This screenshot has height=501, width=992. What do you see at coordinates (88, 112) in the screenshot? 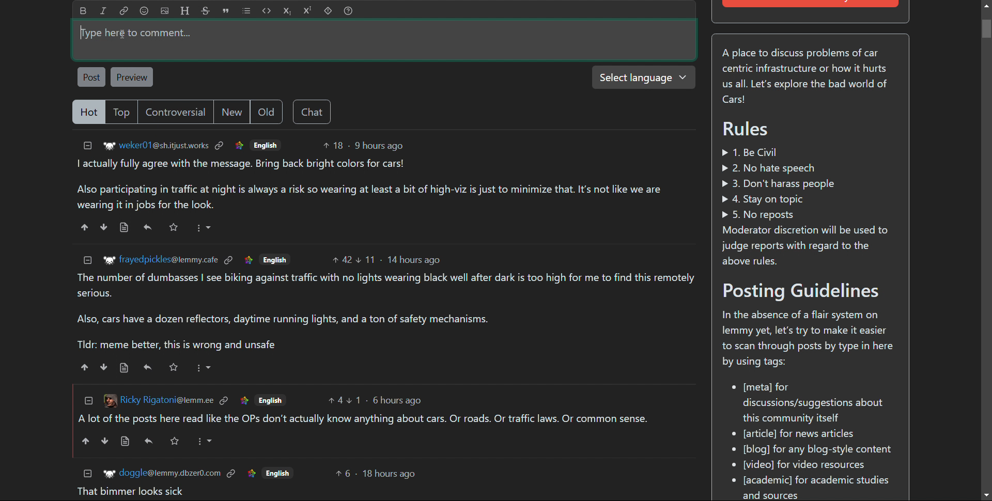
I see `hot` at bounding box center [88, 112].